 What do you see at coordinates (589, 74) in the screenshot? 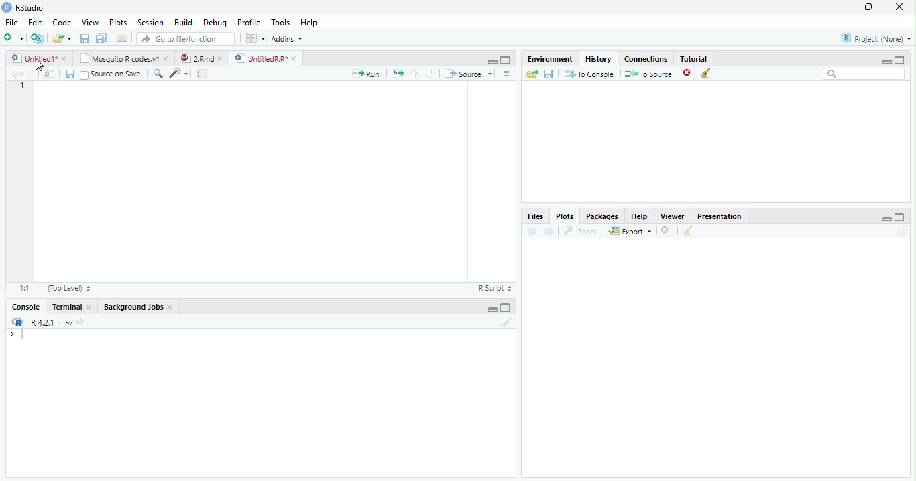
I see `To Console` at bounding box center [589, 74].